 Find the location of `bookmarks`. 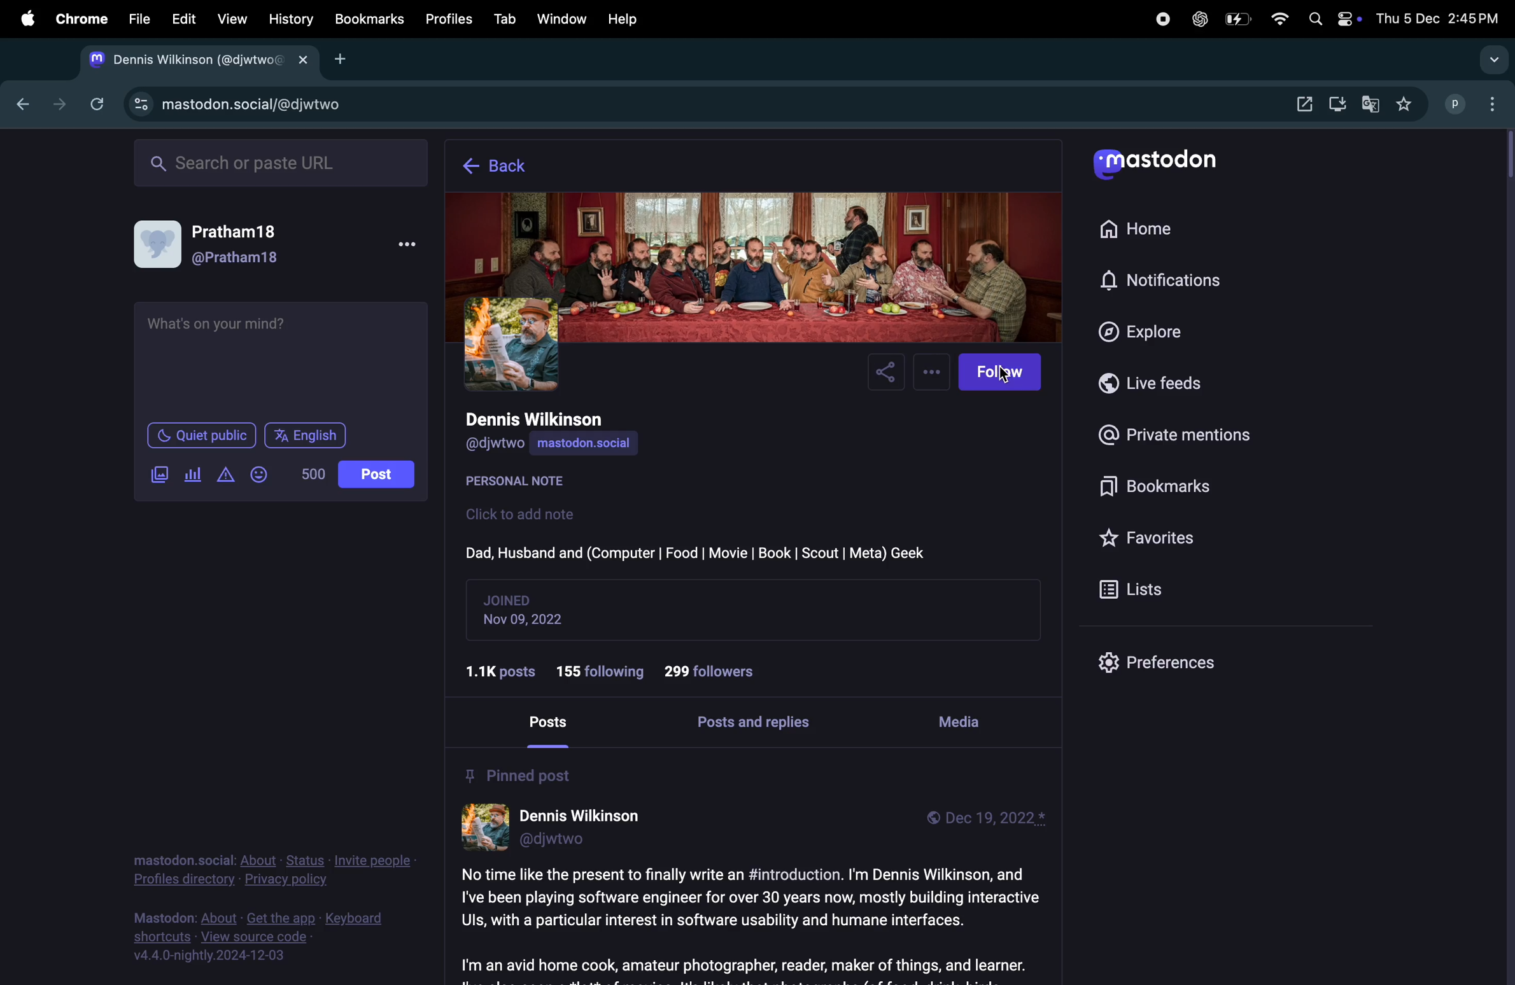

bookmarks is located at coordinates (1155, 486).